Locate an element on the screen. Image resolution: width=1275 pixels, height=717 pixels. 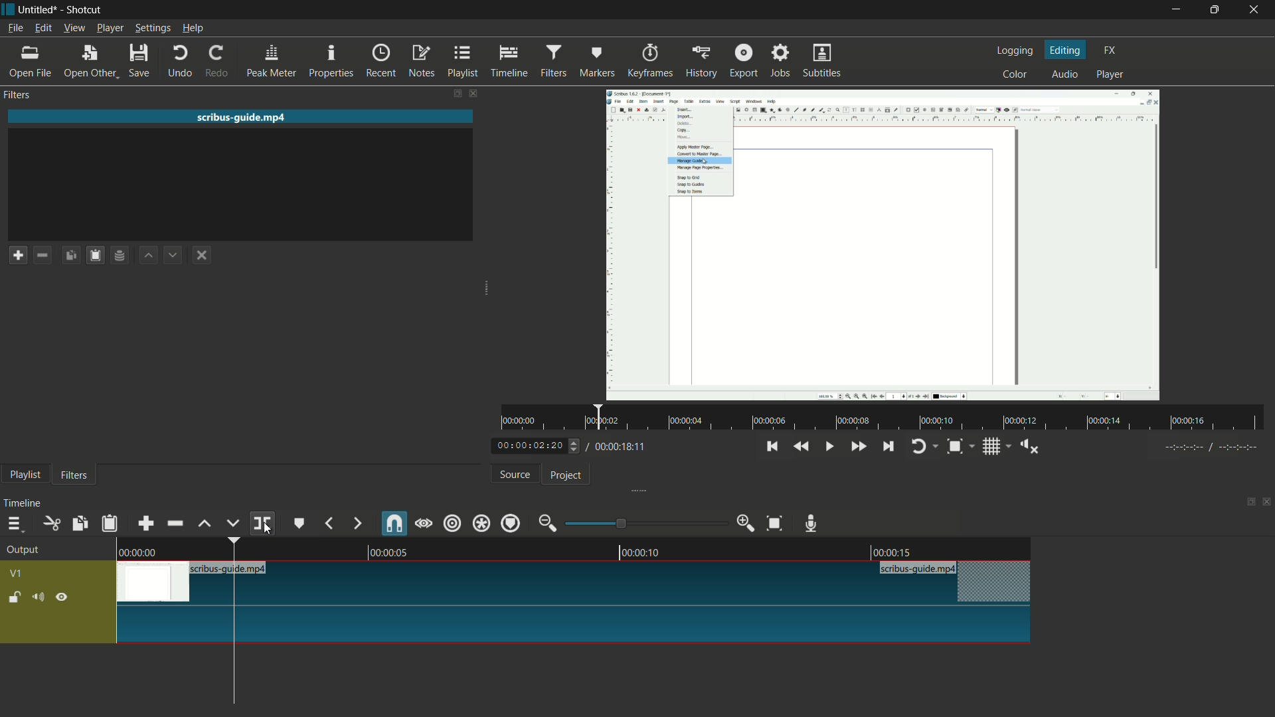
ripple is located at coordinates (451, 522).